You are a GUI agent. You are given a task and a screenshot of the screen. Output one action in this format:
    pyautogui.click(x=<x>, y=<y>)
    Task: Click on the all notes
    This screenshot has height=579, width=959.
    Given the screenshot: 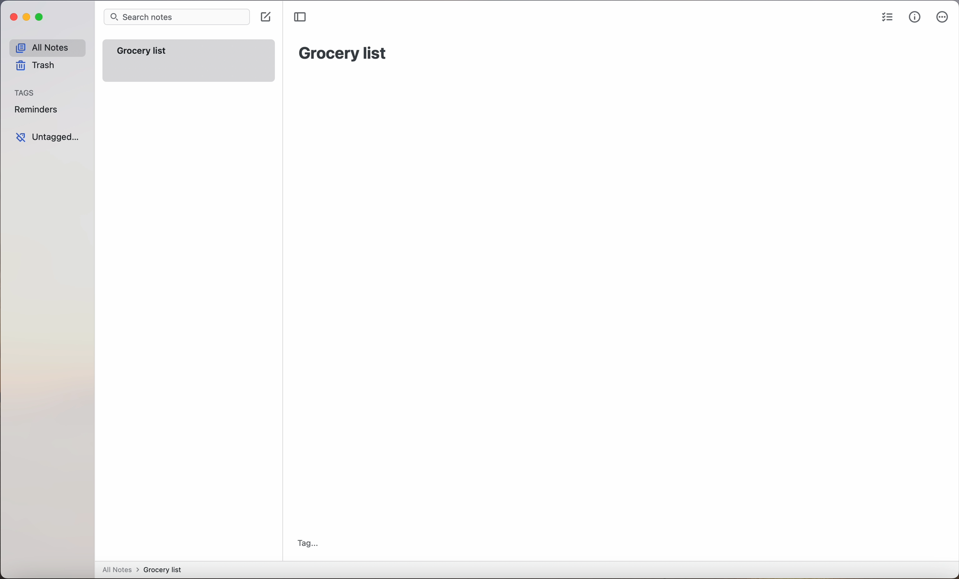 What is the action you would take?
    pyautogui.click(x=47, y=48)
    